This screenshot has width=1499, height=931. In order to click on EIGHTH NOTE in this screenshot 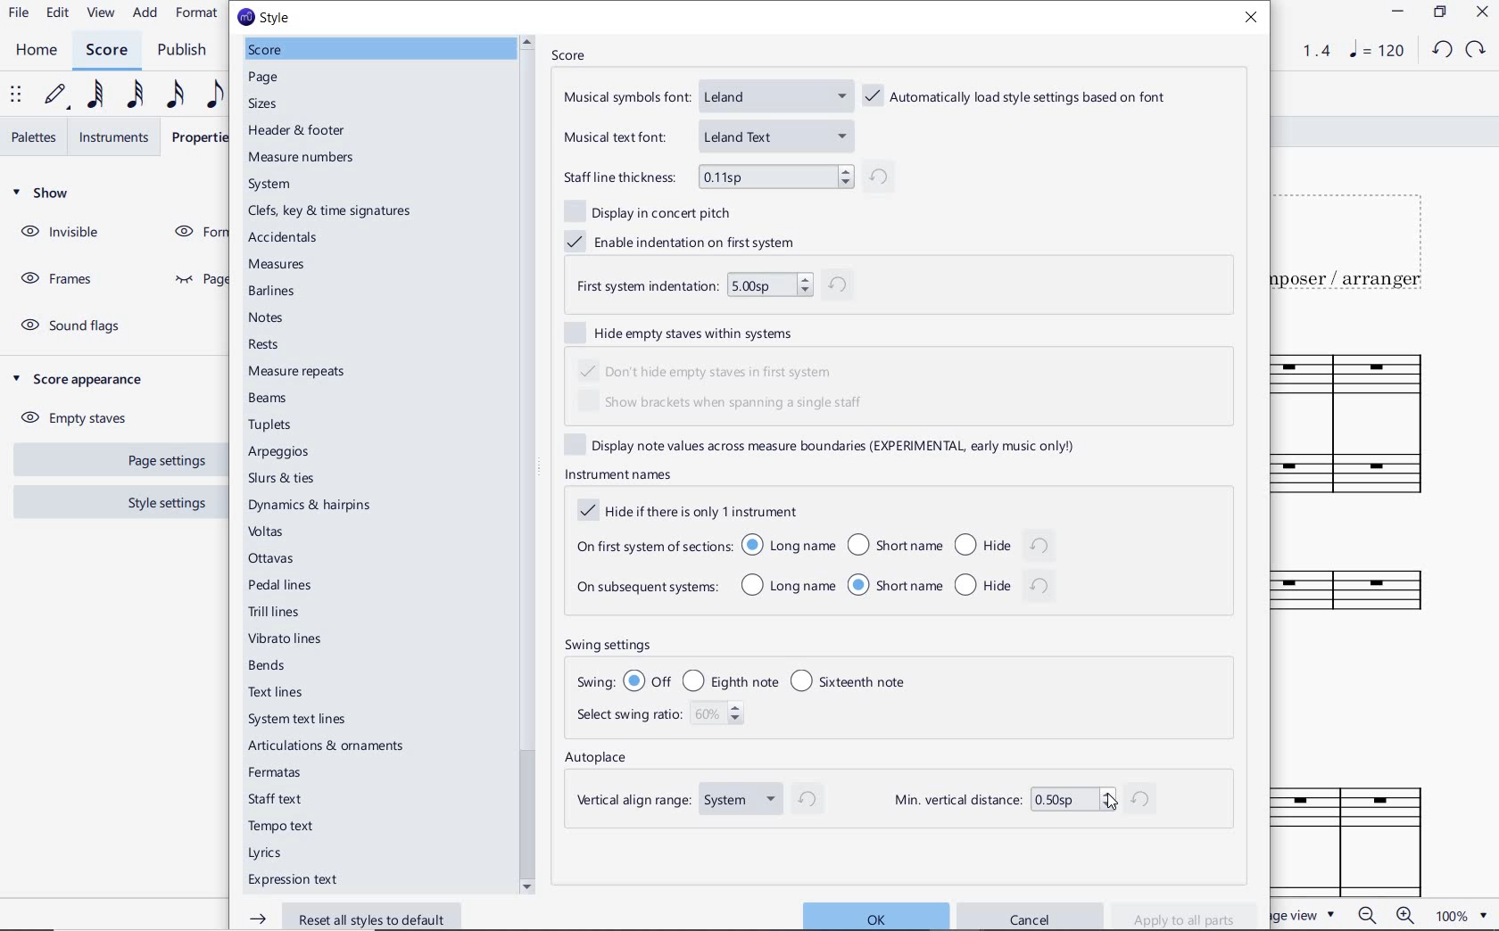, I will do `click(213, 95)`.